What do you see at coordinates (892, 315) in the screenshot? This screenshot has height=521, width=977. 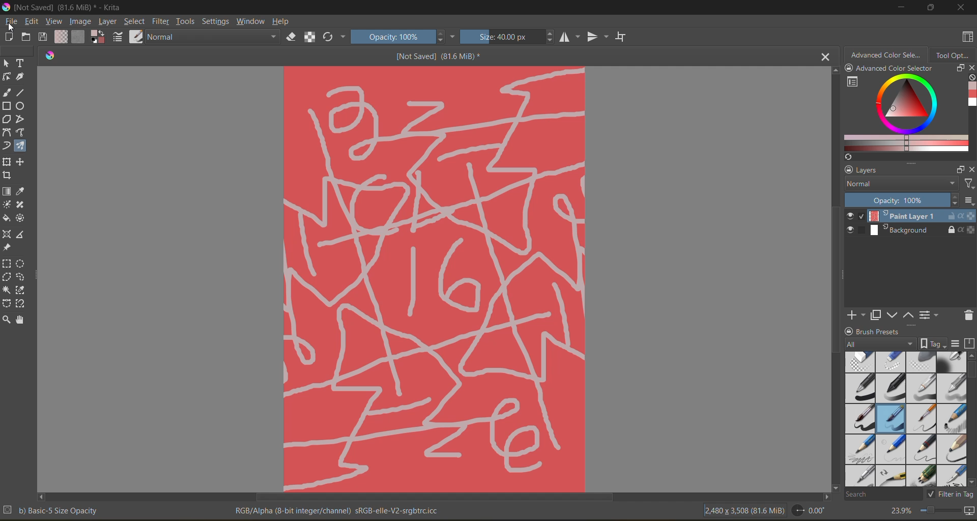 I see `mask down` at bounding box center [892, 315].